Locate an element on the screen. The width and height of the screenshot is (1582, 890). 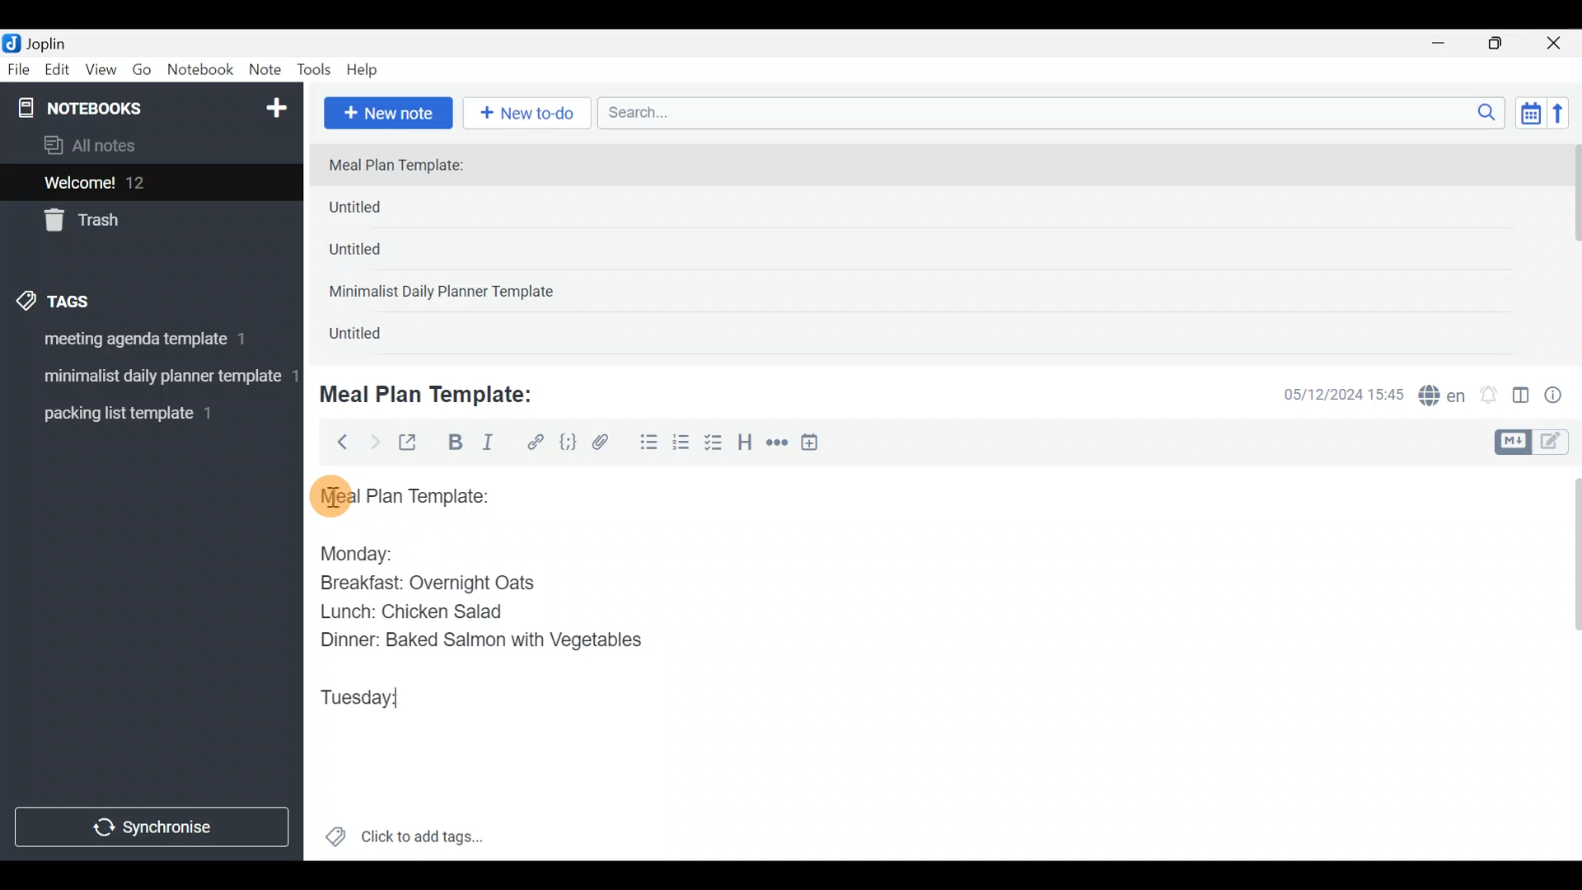
Go is located at coordinates (142, 73).